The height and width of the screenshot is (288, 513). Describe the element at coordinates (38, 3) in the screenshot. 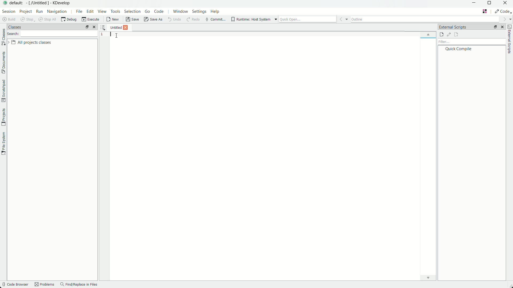

I see `[/untitled]` at that location.